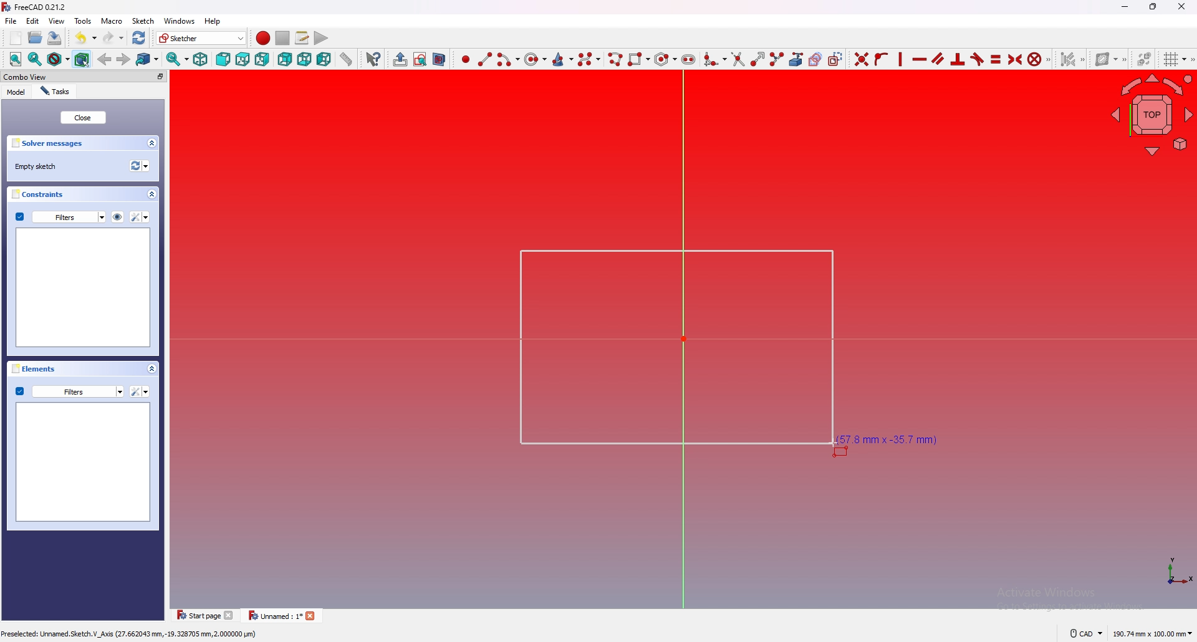 The height and width of the screenshot is (642, 1197). I want to click on hide, so click(117, 218).